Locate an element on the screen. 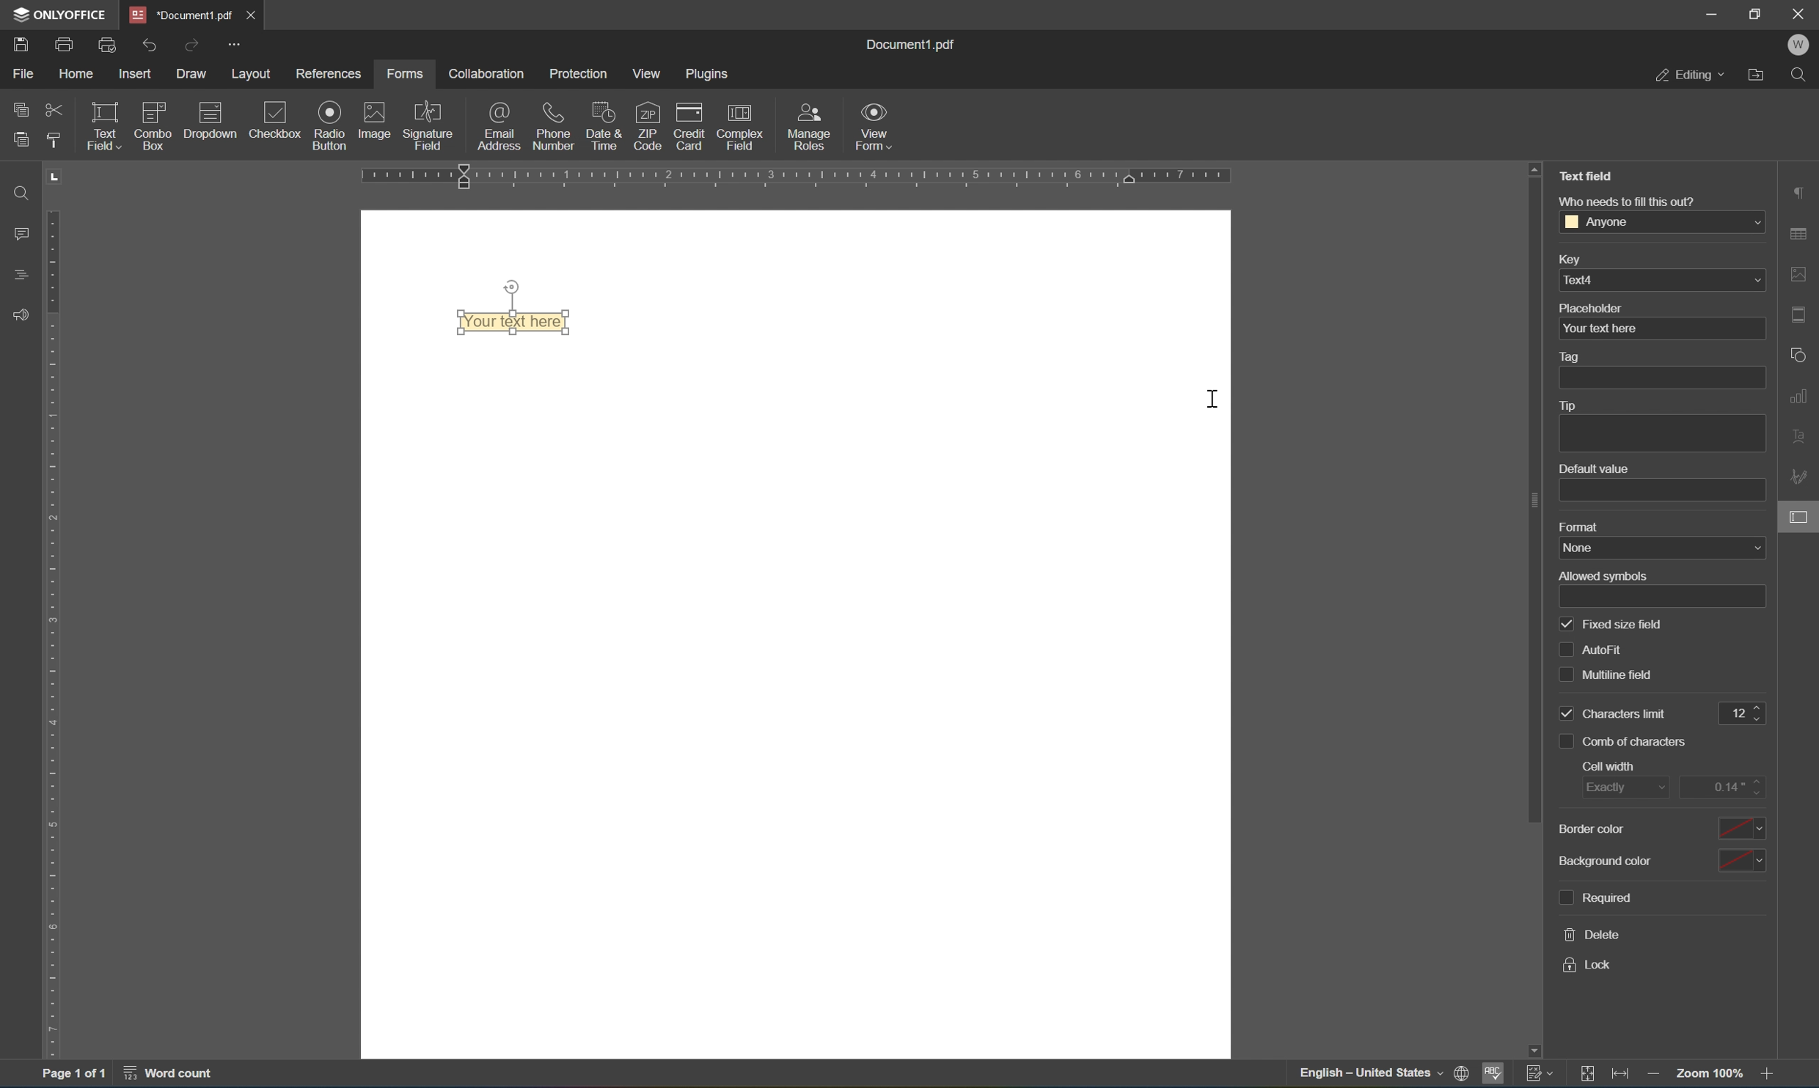  headings is located at coordinates (21, 279).